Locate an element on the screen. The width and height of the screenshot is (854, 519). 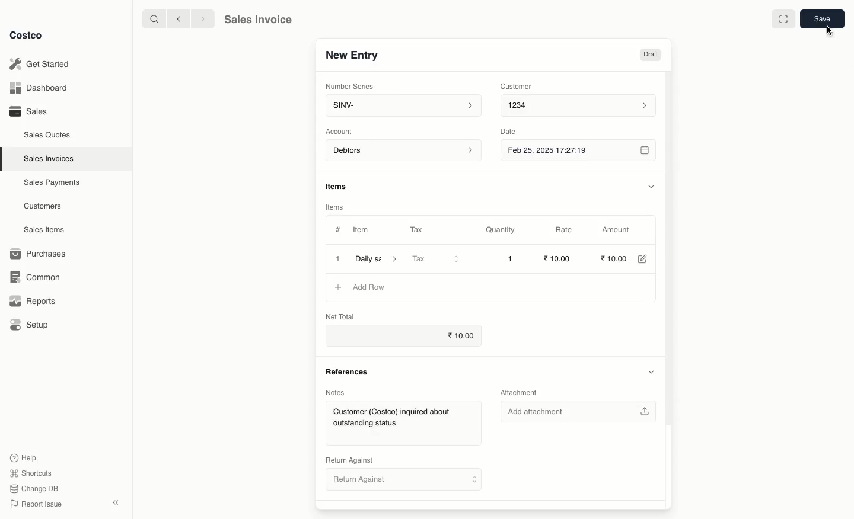
References is located at coordinates (351, 372).